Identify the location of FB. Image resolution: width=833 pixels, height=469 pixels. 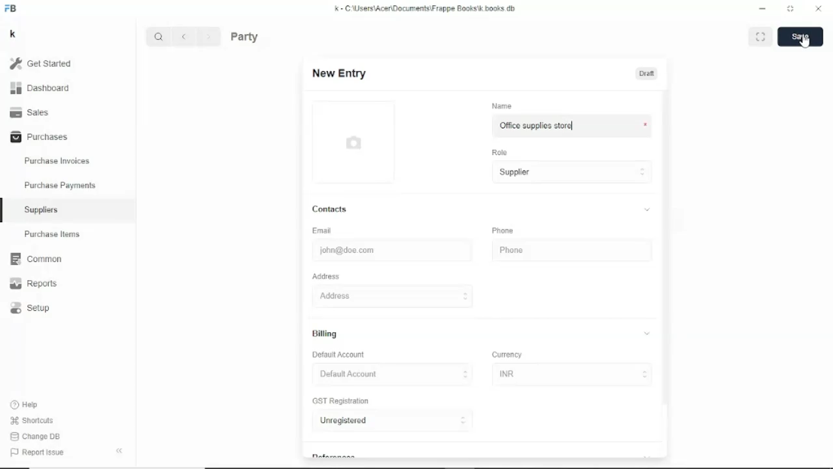
(12, 8).